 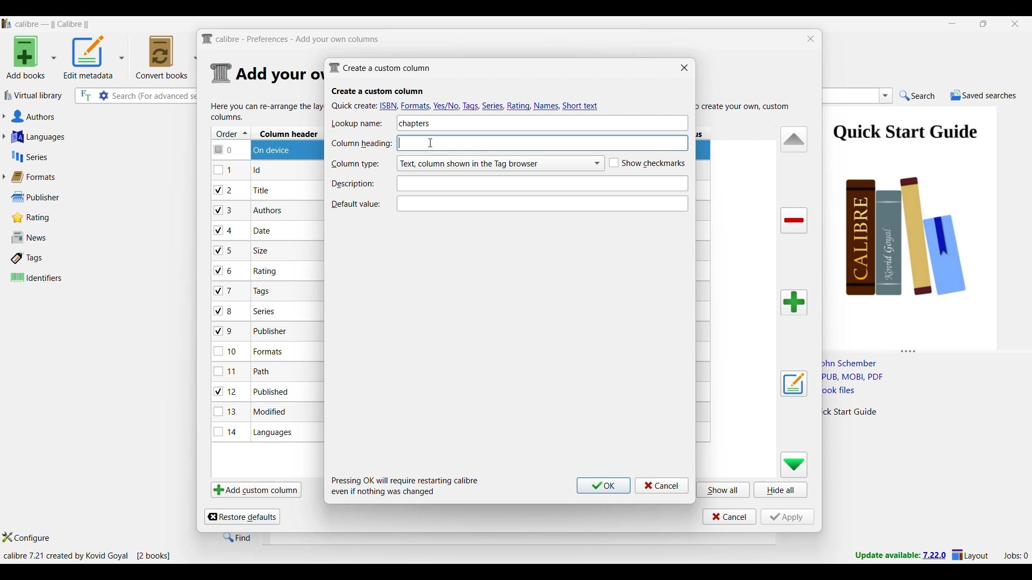 What do you see at coordinates (38, 177) in the screenshot?
I see `Formats` at bounding box center [38, 177].